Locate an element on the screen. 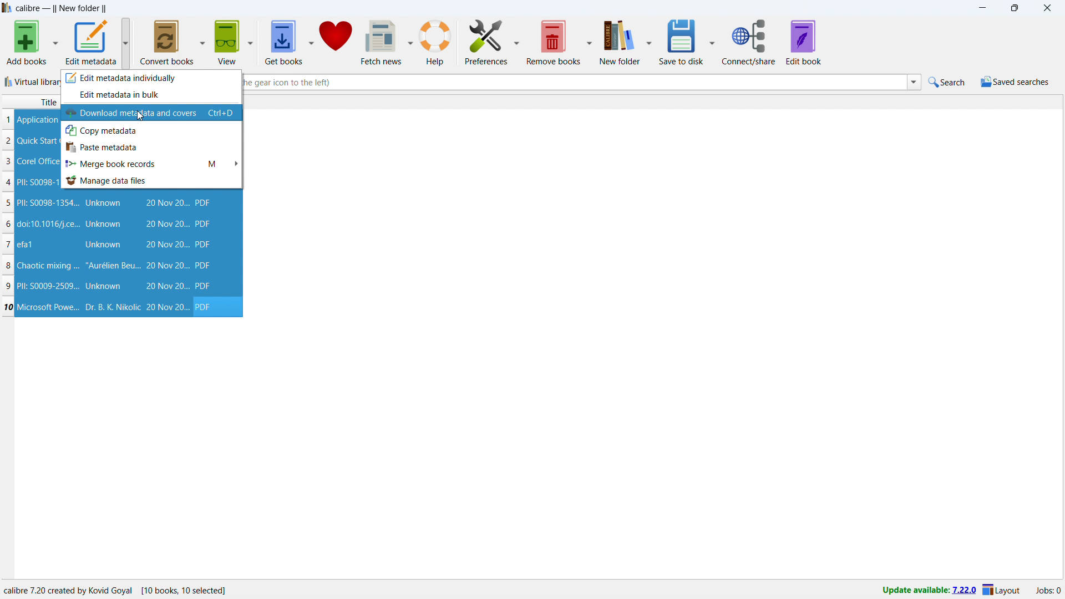 Image resolution: width=1065 pixels, height=599 pixels. convert books is located at coordinates (168, 43).